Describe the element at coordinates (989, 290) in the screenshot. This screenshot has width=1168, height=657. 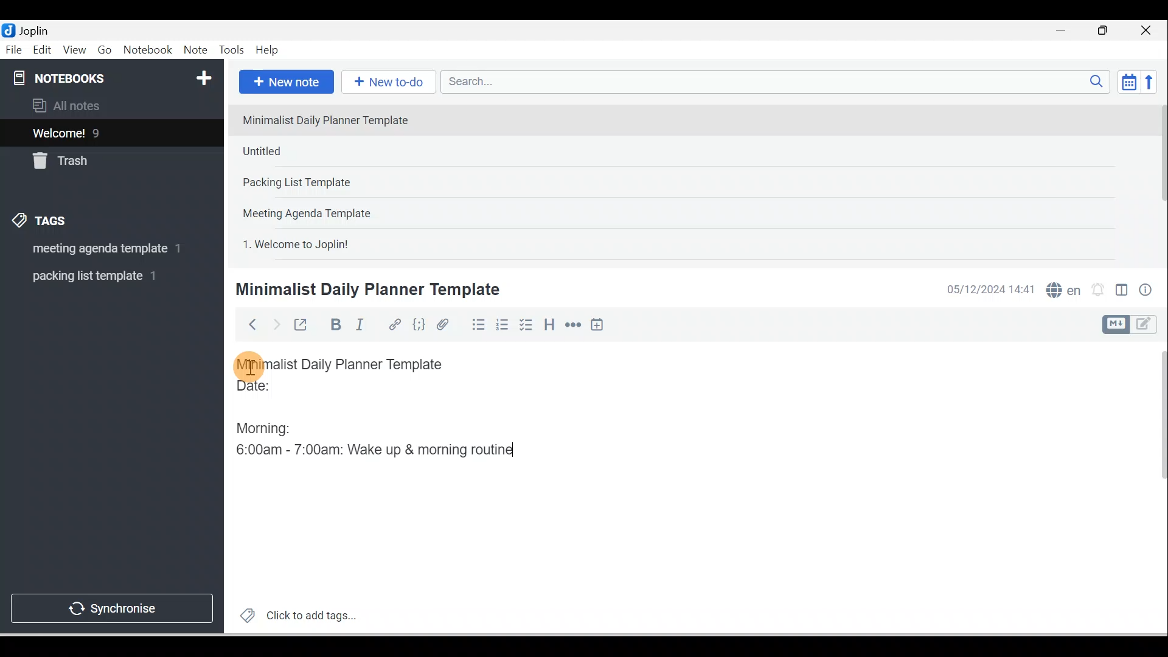
I see `Date & time` at that location.